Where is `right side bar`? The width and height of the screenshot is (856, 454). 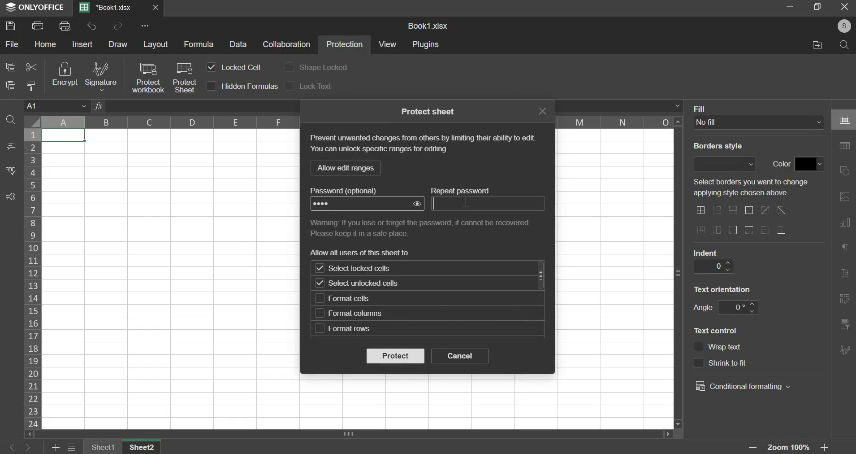
right side bar is located at coordinates (846, 247).